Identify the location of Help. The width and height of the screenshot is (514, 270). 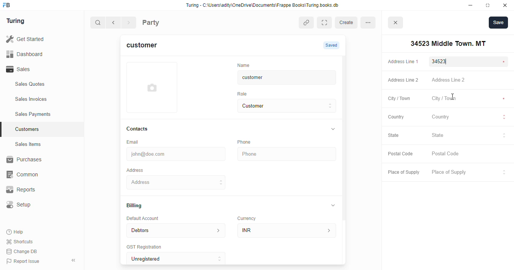
(16, 232).